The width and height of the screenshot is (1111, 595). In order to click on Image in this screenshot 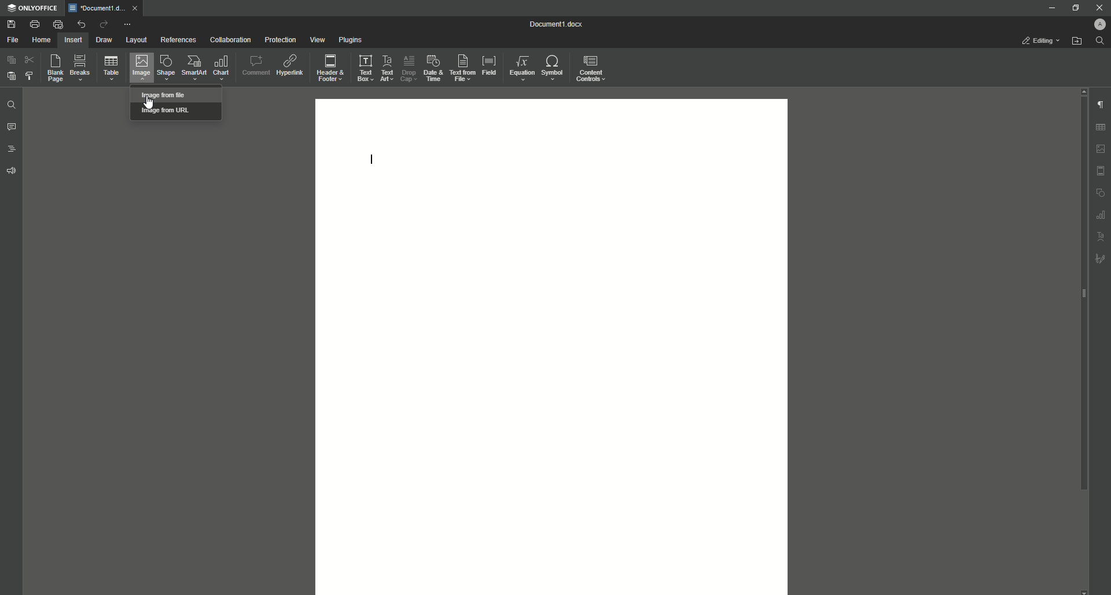, I will do `click(142, 69)`.